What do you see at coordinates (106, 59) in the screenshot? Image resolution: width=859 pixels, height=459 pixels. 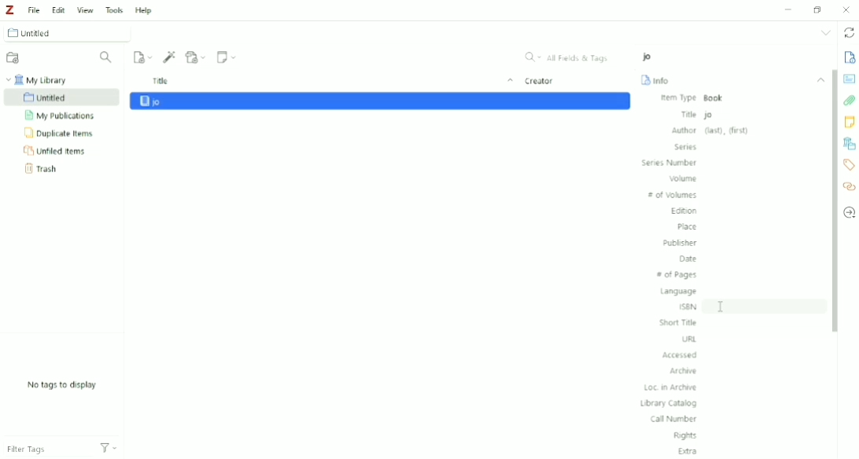 I see `Filter Collections` at bounding box center [106, 59].